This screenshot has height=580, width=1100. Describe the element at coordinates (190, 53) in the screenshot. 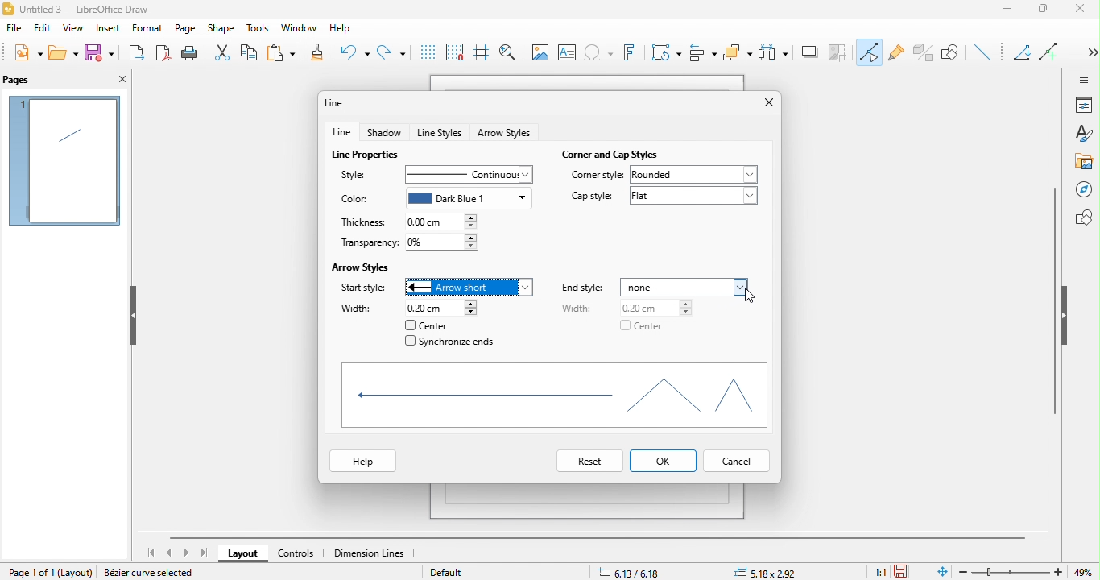

I see `print` at that location.